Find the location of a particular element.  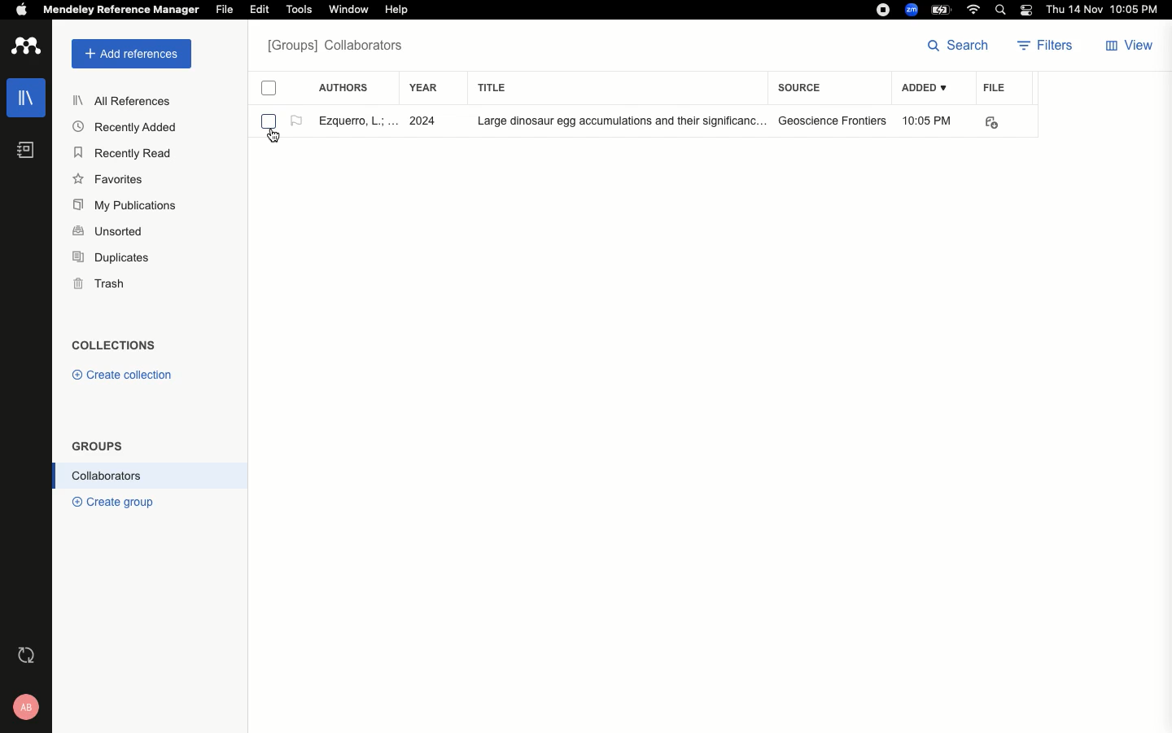

Create group is located at coordinates (126, 503).